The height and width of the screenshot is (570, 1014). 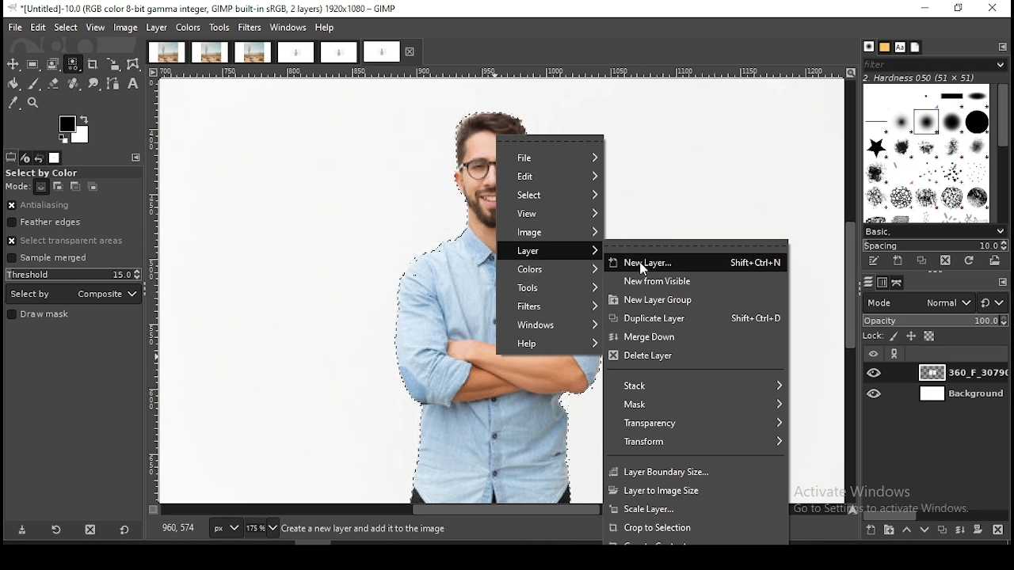 What do you see at coordinates (1001, 154) in the screenshot?
I see `scroll bar` at bounding box center [1001, 154].